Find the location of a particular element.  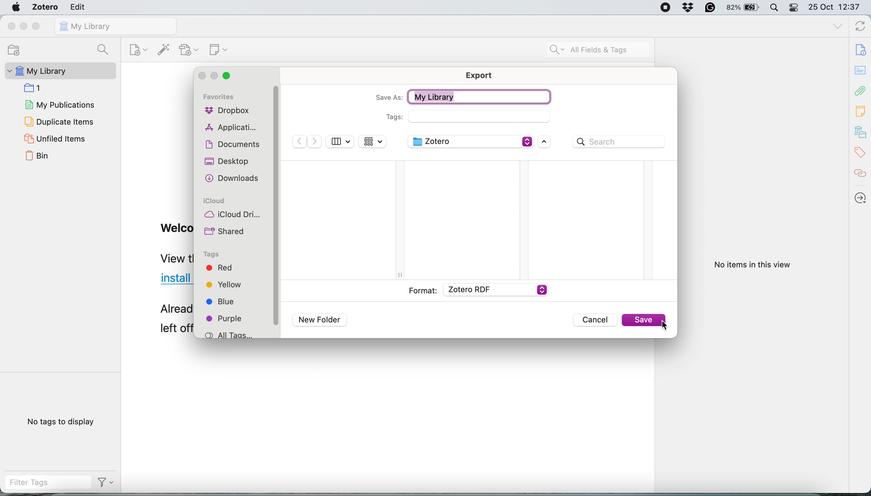

[3 Documents is located at coordinates (232, 144).